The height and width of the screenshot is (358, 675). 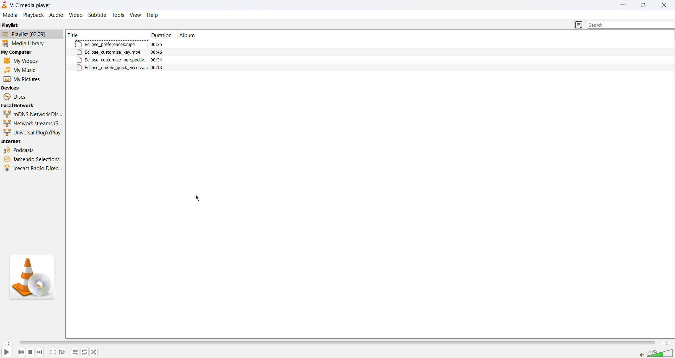 I want to click on audio, so click(x=57, y=16).